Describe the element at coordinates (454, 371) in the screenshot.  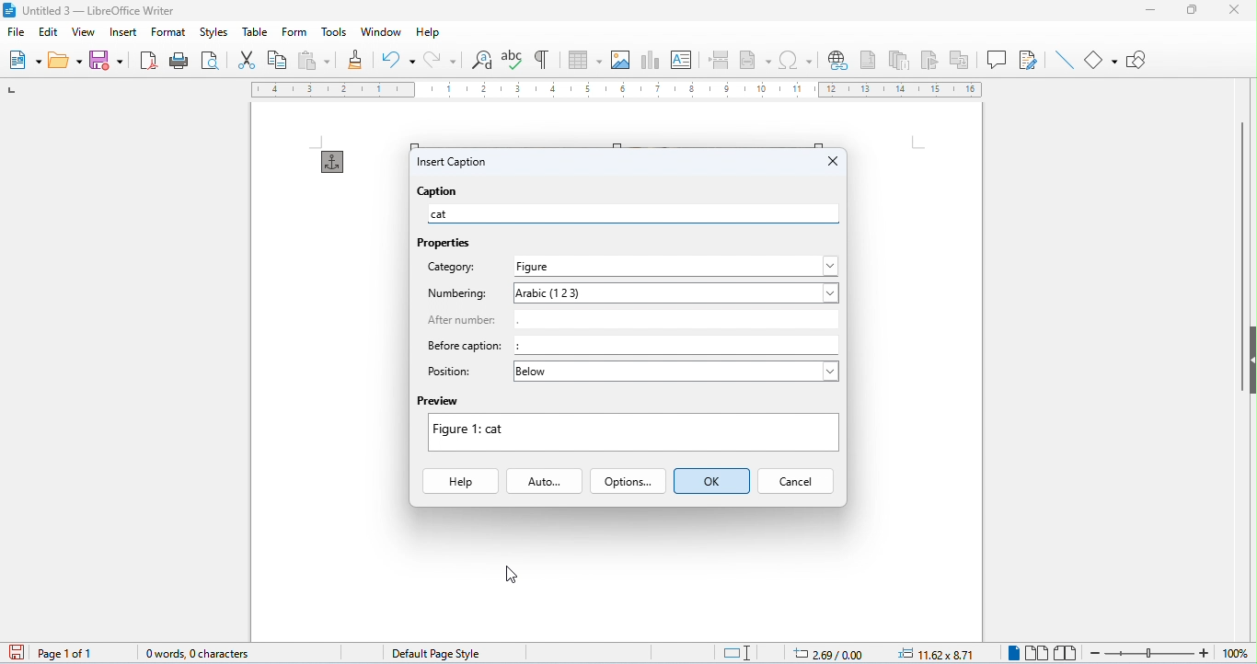
I see `position` at that location.